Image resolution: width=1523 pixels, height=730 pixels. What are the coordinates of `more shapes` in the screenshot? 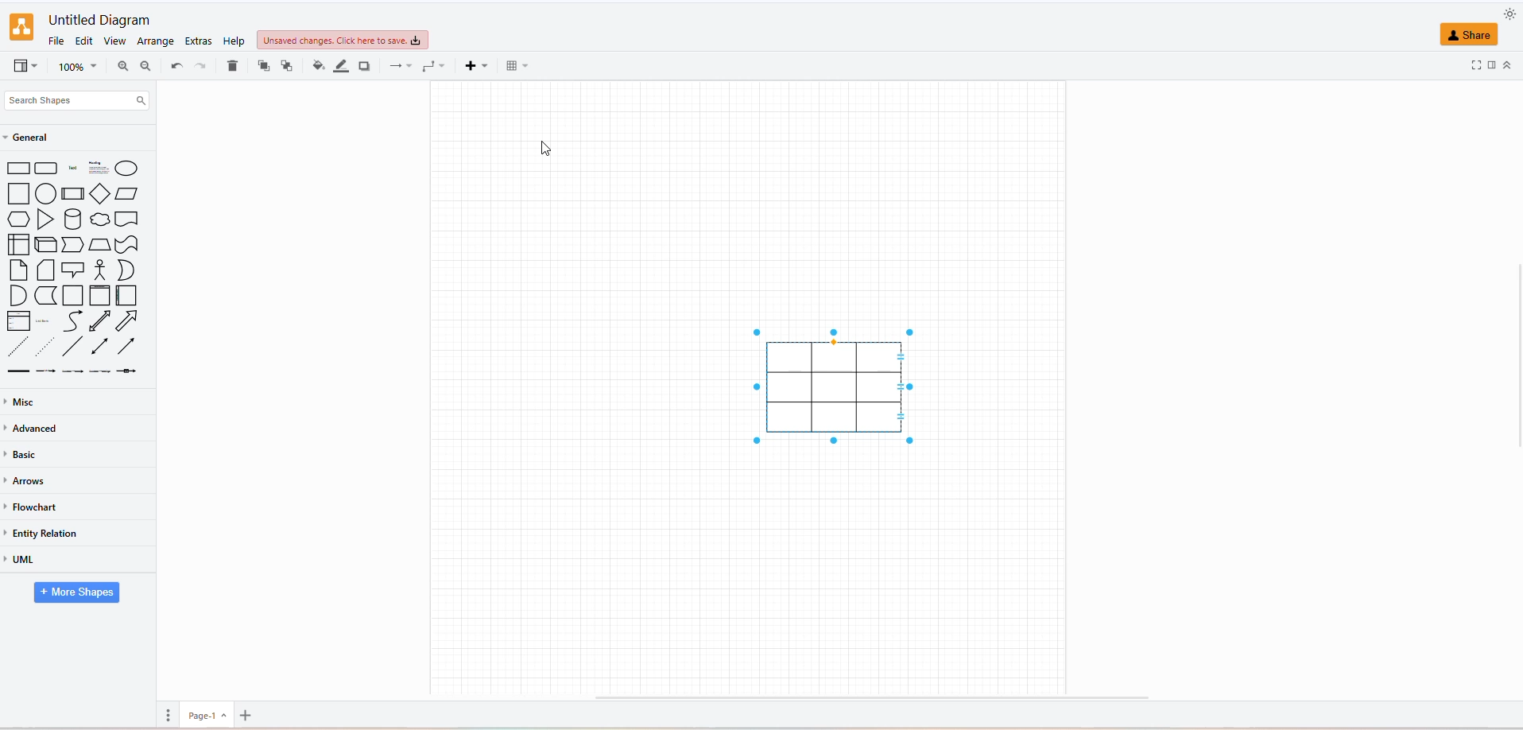 It's located at (77, 594).